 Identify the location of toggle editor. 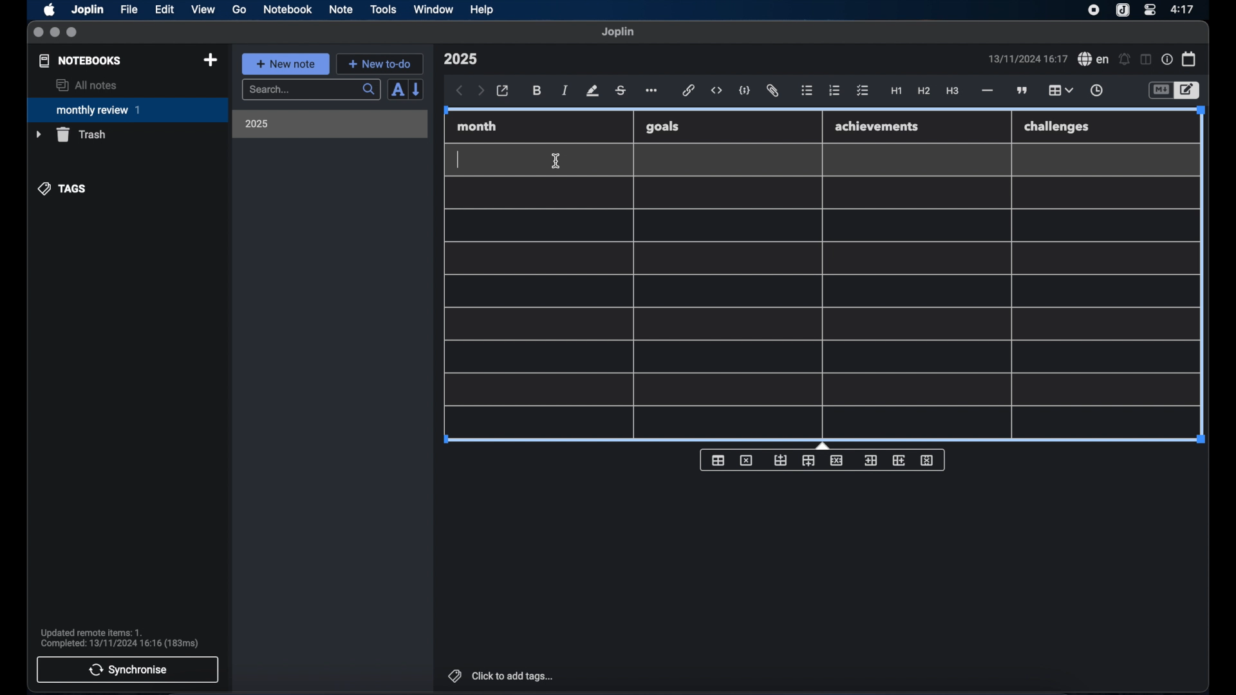
(1160, 91).